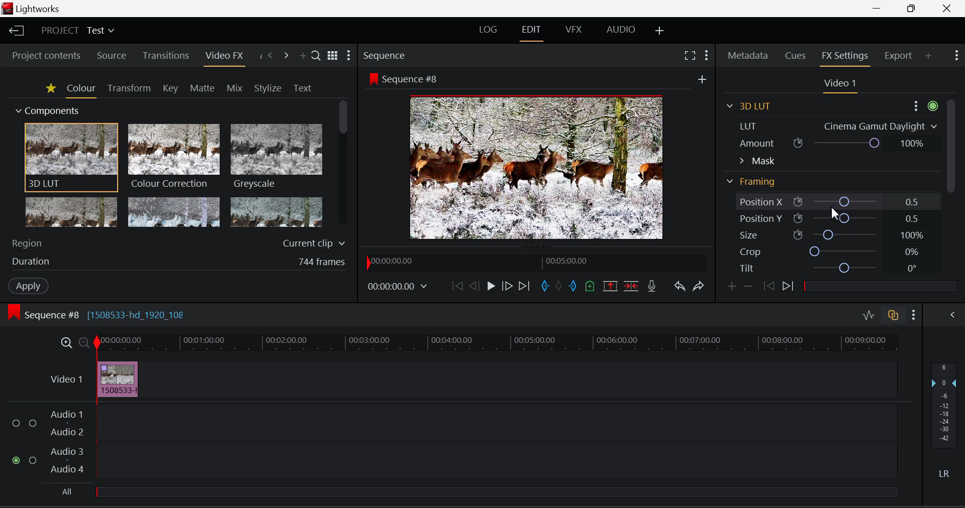 This screenshot has height=508, width=965. What do you see at coordinates (350, 56) in the screenshot?
I see `Show Settings` at bounding box center [350, 56].